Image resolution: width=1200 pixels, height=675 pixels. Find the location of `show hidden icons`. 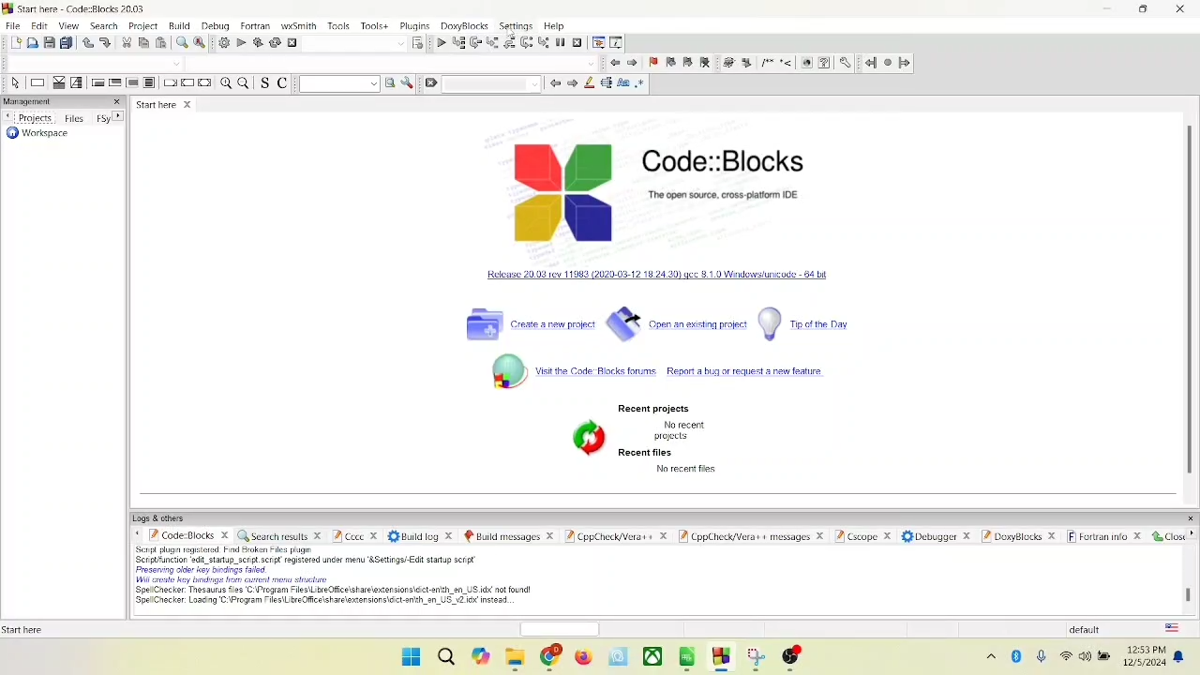

show hidden icons is located at coordinates (990, 660).